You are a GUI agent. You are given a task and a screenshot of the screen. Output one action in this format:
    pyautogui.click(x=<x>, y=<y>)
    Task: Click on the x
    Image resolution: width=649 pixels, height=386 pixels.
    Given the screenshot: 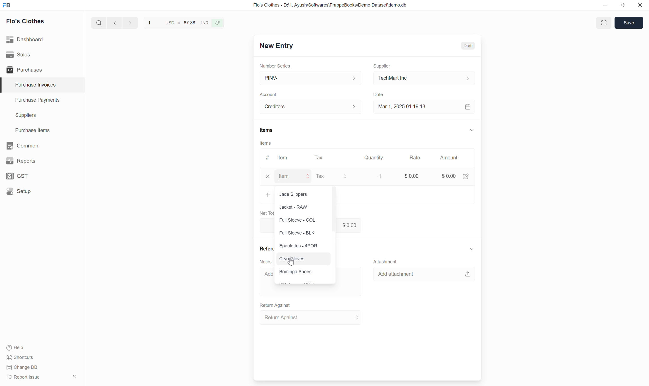 What is the action you would take?
    pyautogui.click(x=268, y=177)
    